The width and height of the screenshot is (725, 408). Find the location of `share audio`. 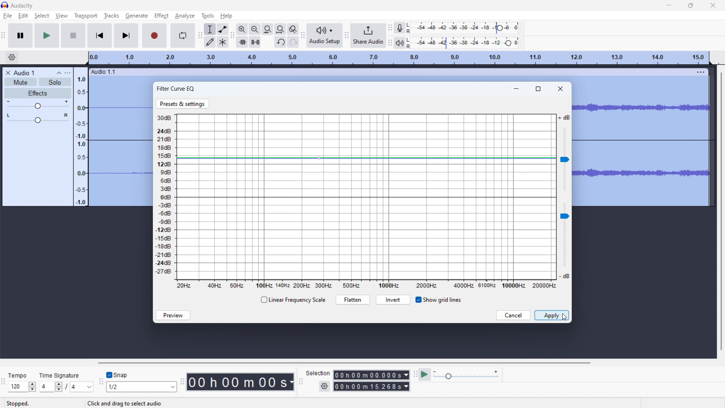

share audio is located at coordinates (369, 36).